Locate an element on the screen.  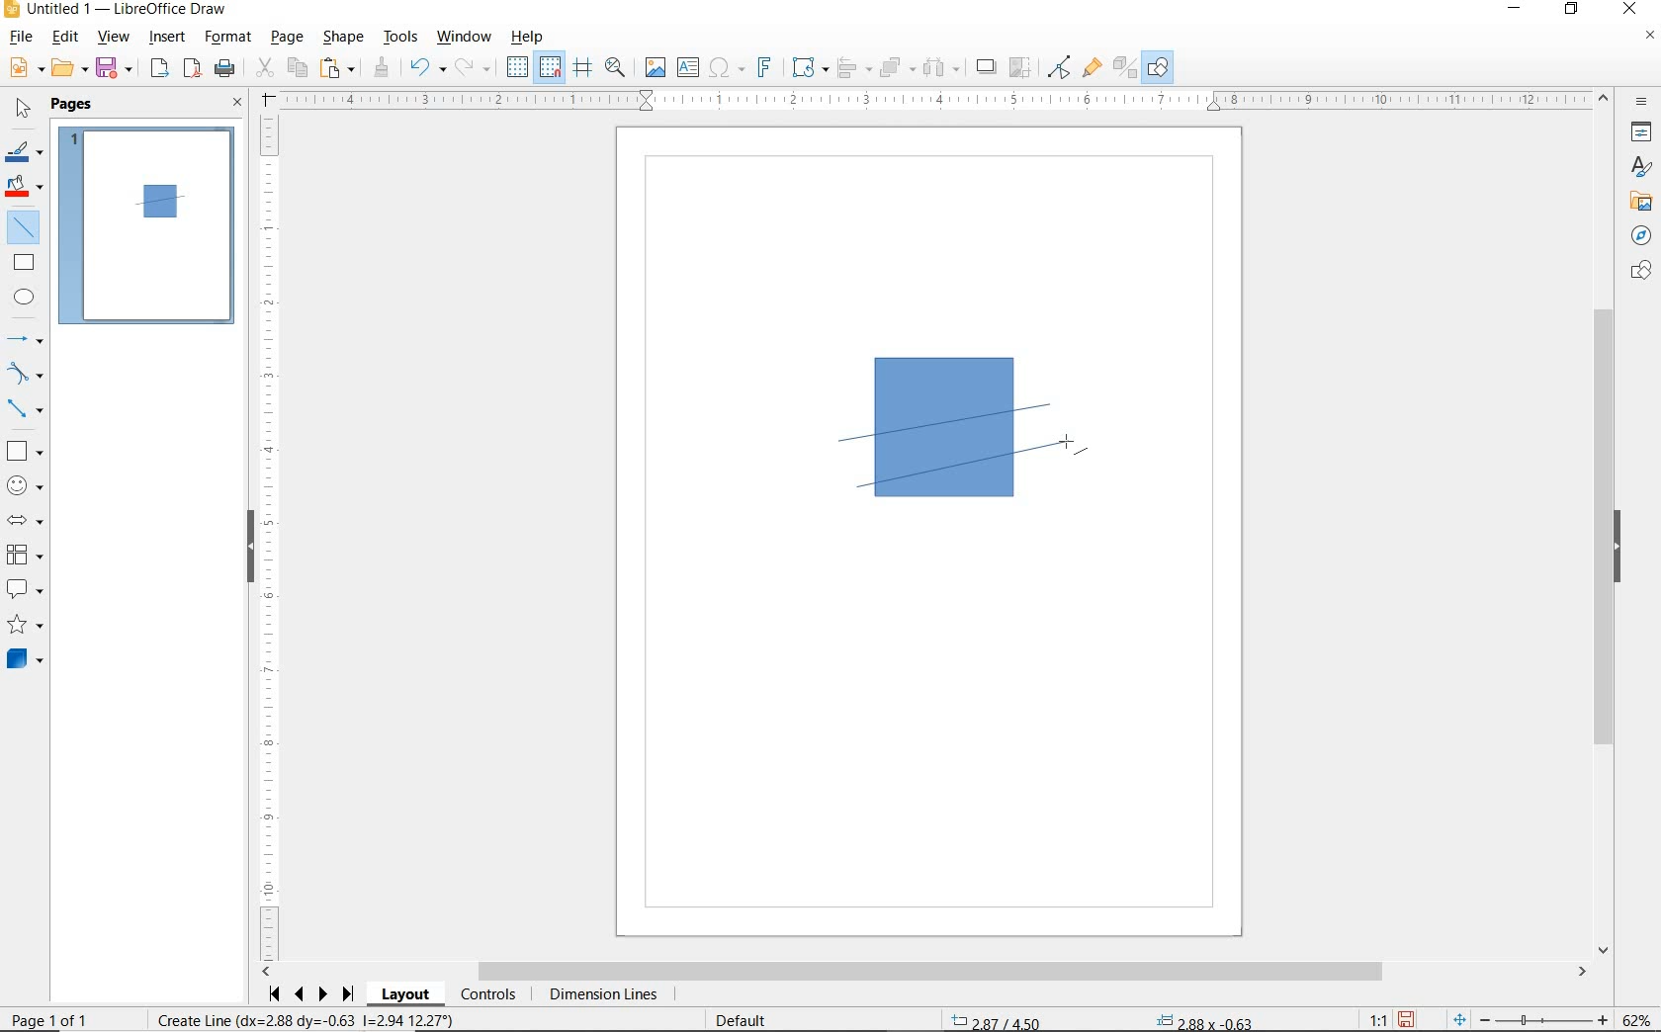
STARS AND BANNERS is located at coordinates (25, 626).